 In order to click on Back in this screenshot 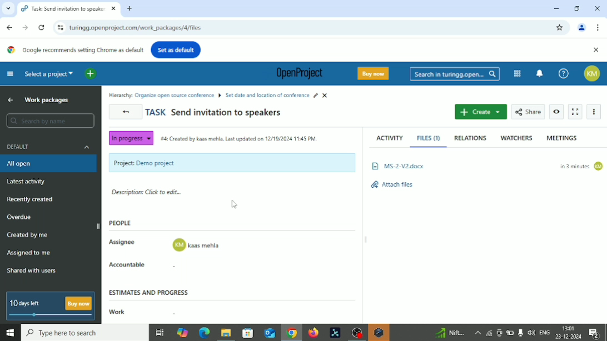, I will do `click(126, 112)`.